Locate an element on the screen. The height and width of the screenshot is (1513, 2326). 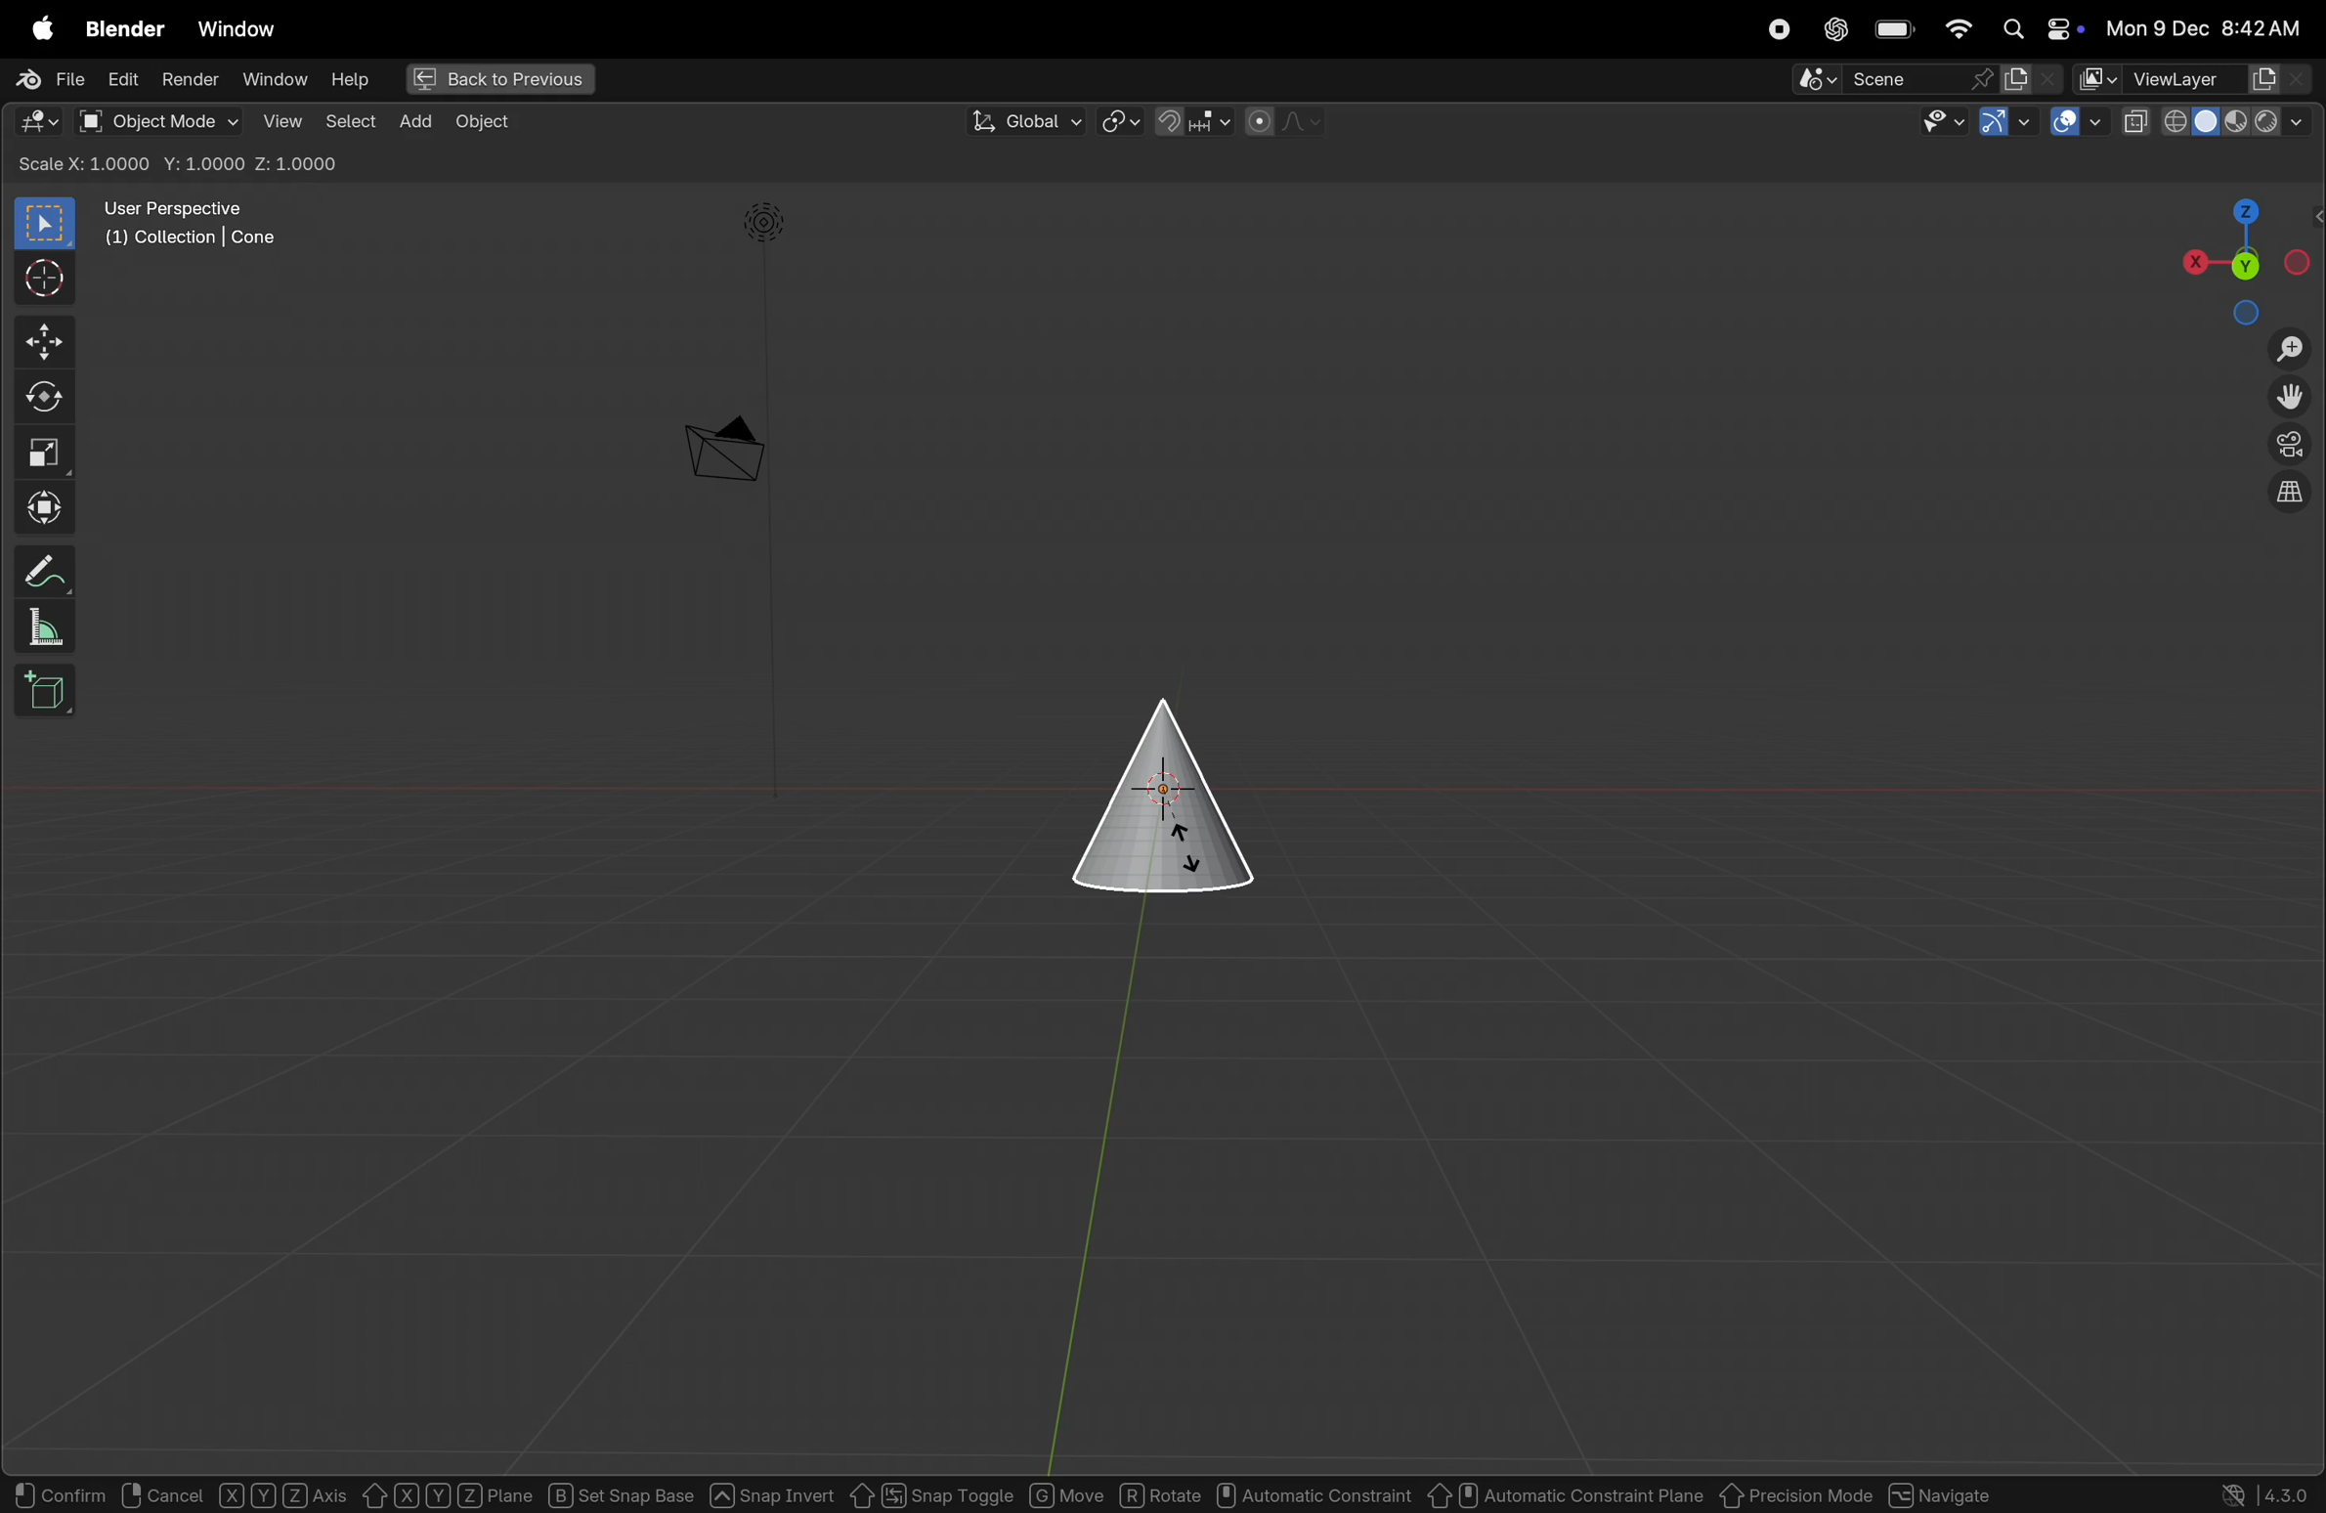
battery is located at coordinates (1896, 28).